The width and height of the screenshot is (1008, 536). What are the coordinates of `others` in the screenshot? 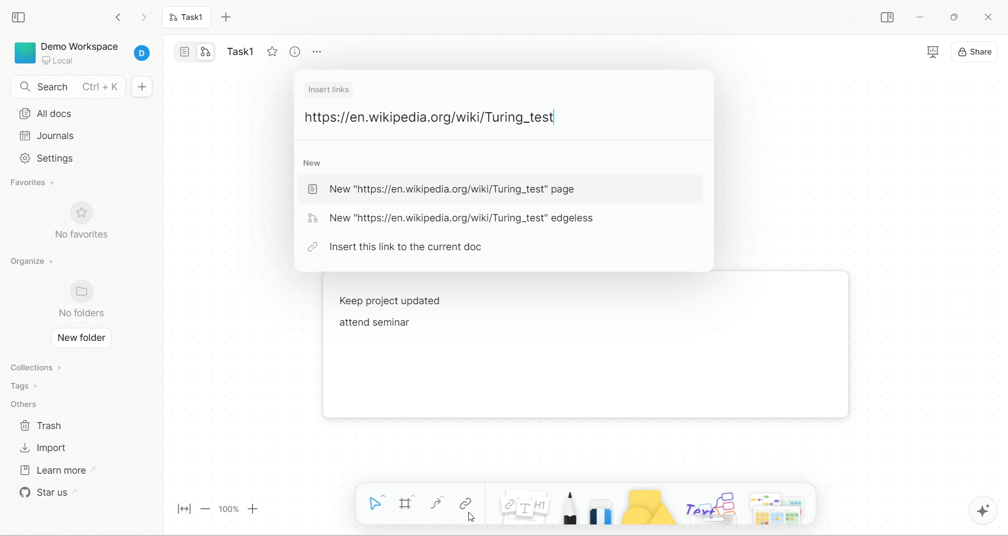 It's located at (28, 402).